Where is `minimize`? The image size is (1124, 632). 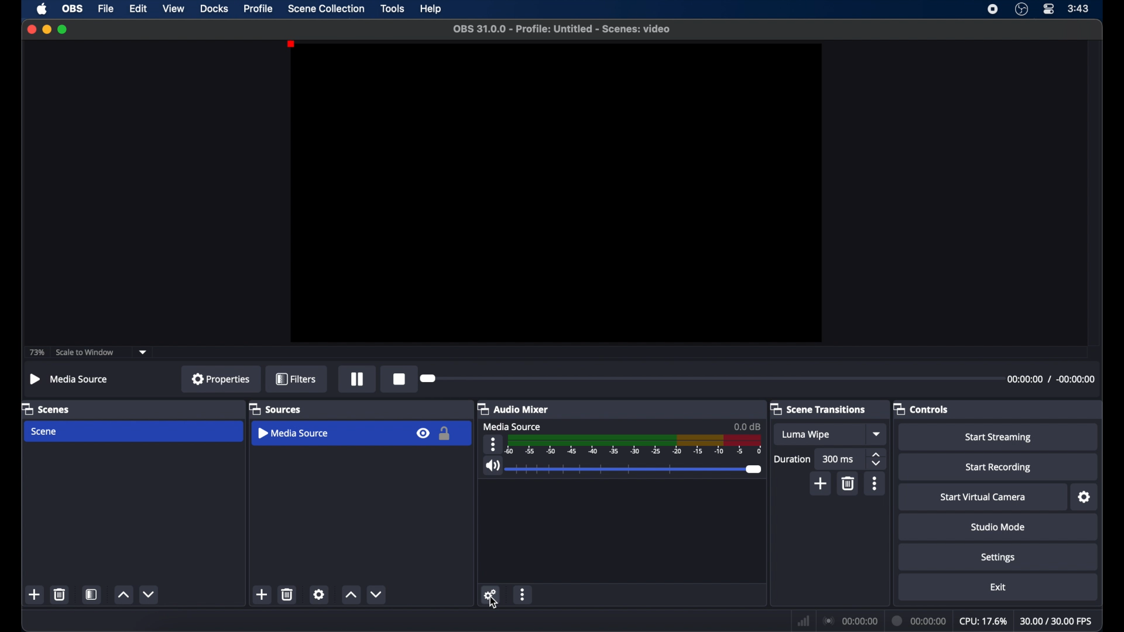 minimize is located at coordinates (46, 29).